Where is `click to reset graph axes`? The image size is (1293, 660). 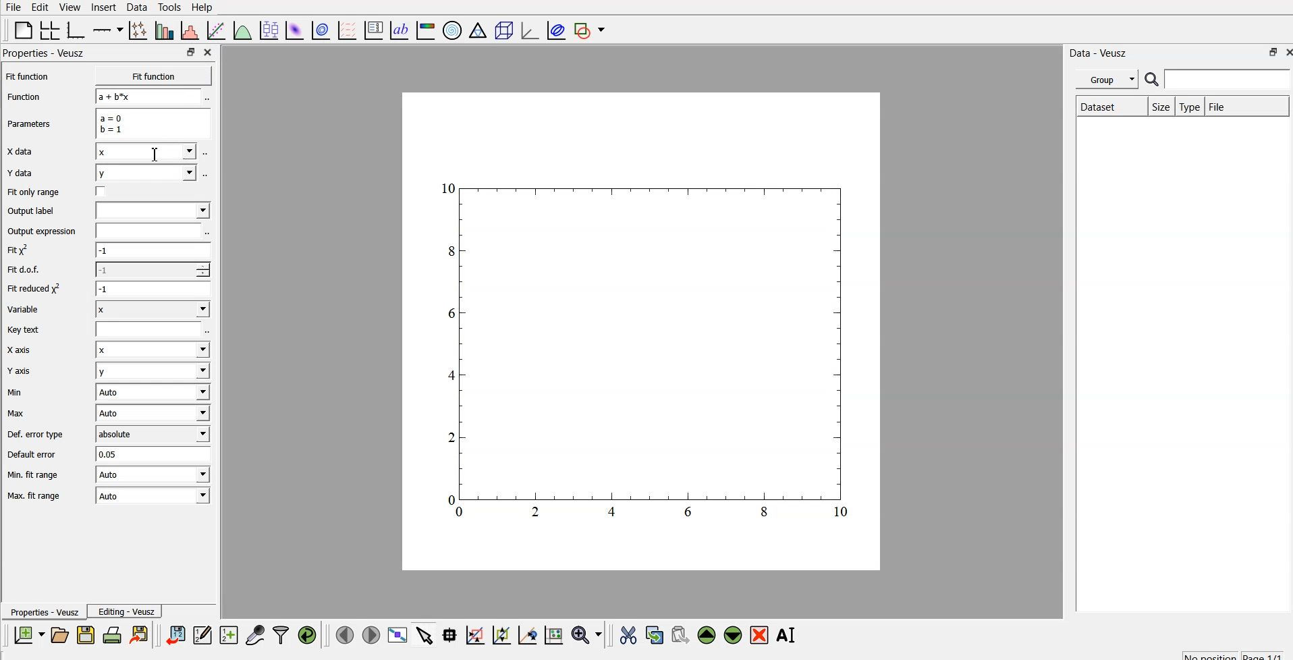
click to reset graph axes is located at coordinates (555, 635).